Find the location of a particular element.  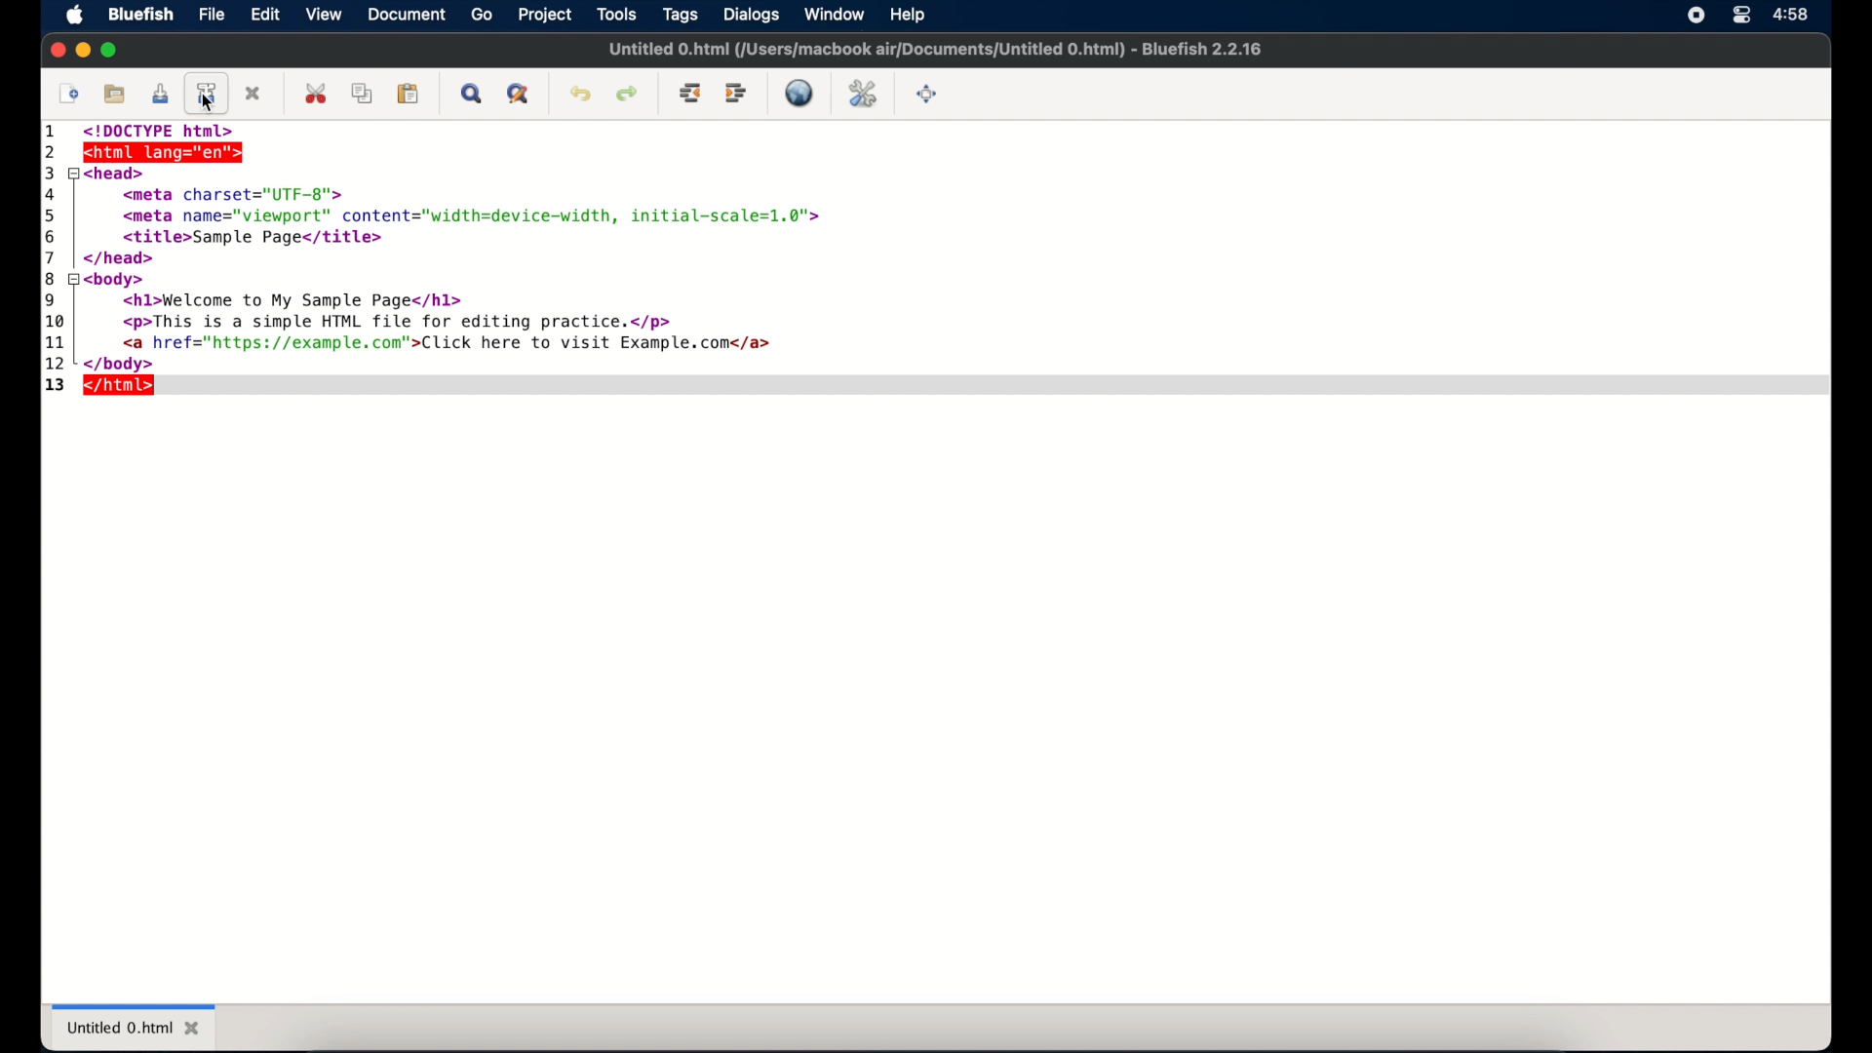

edit is located at coordinates (266, 14).